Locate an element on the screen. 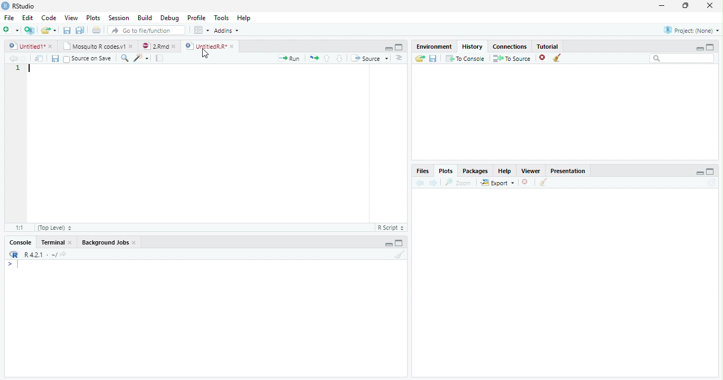 The width and height of the screenshot is (723, 380). close is located at coordinates (710, 5).